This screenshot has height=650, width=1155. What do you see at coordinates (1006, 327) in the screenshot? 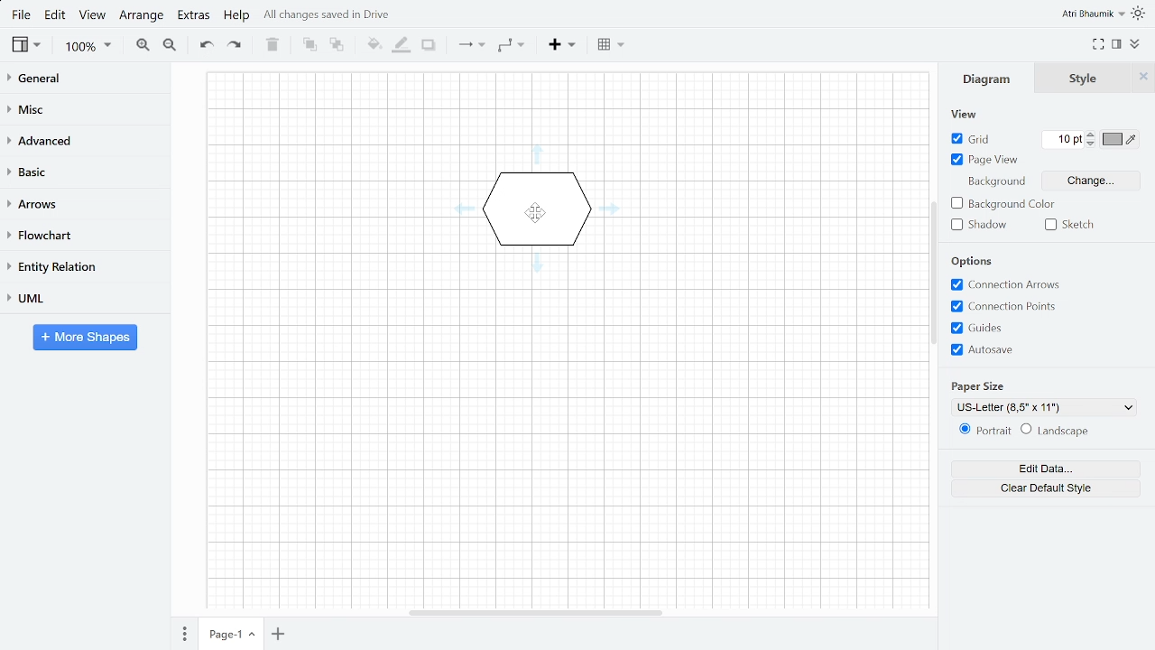
I see `Guides` at bounding box center [1006, 327].